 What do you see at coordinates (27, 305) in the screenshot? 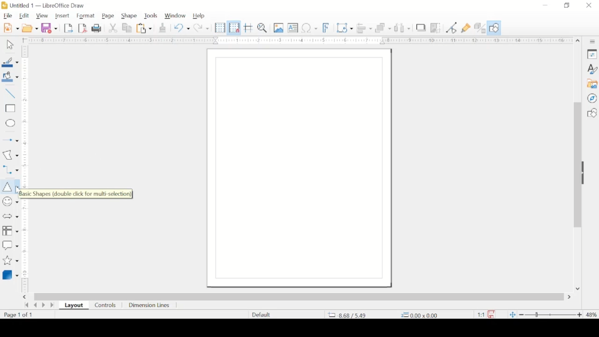
I see `go back` at bounding box center [27, 305].